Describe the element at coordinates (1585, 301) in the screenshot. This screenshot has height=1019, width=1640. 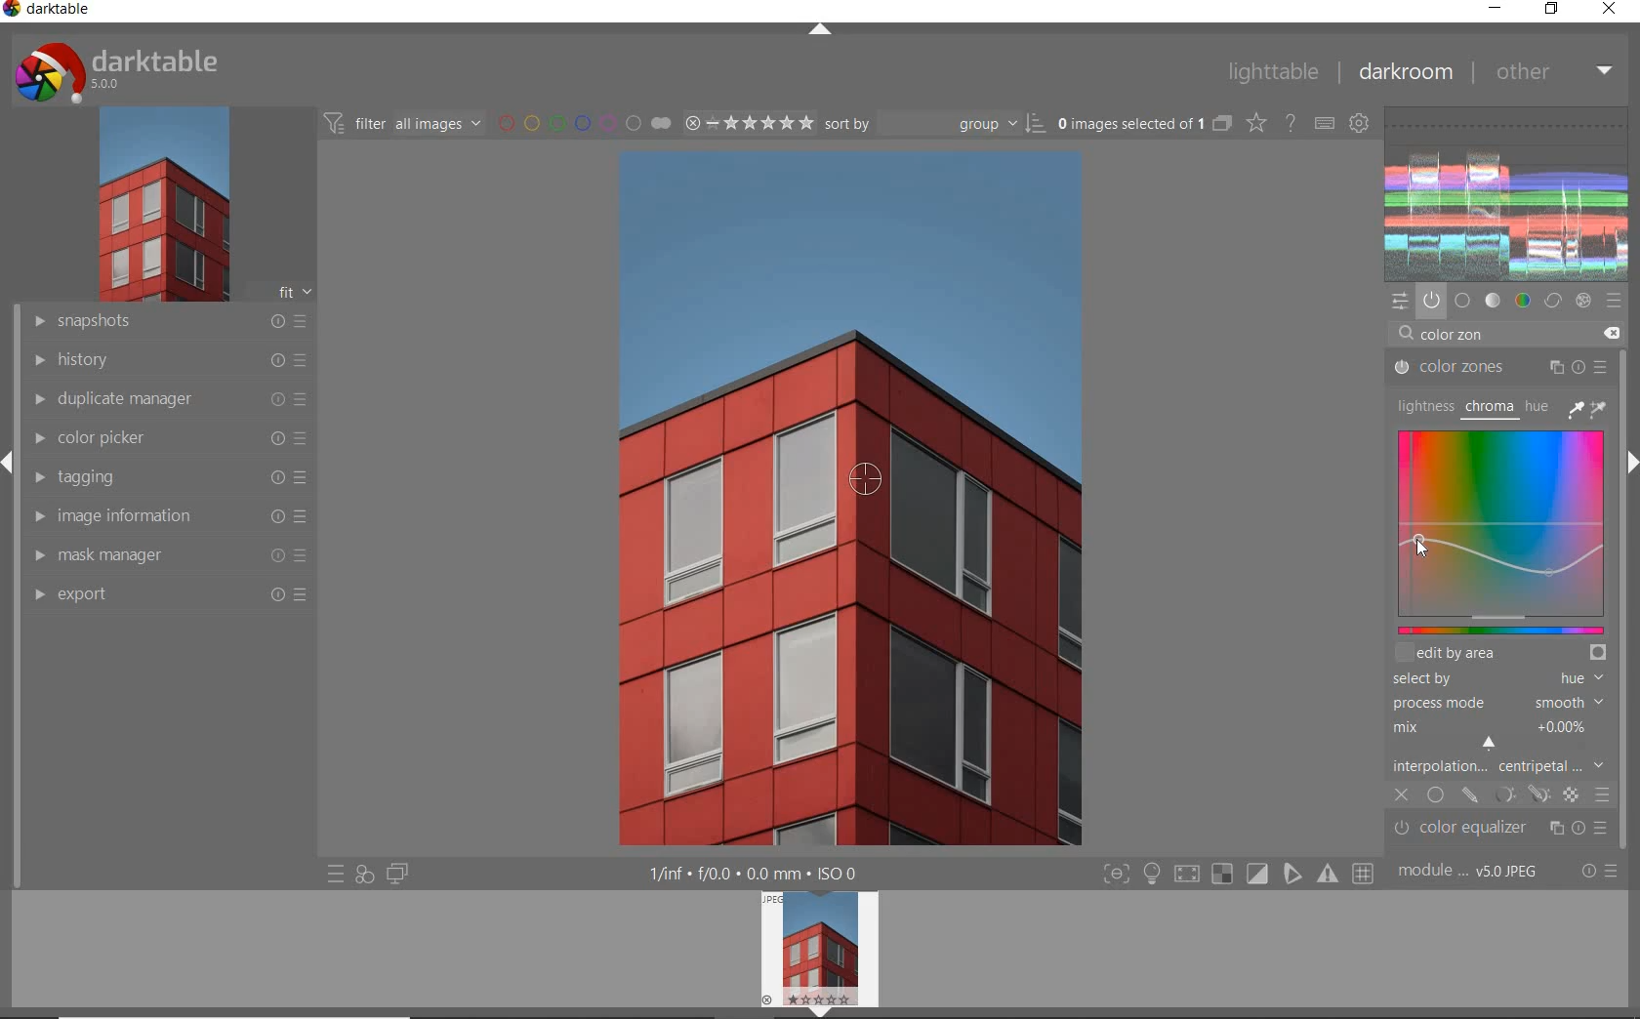
I see `effect` at that location.